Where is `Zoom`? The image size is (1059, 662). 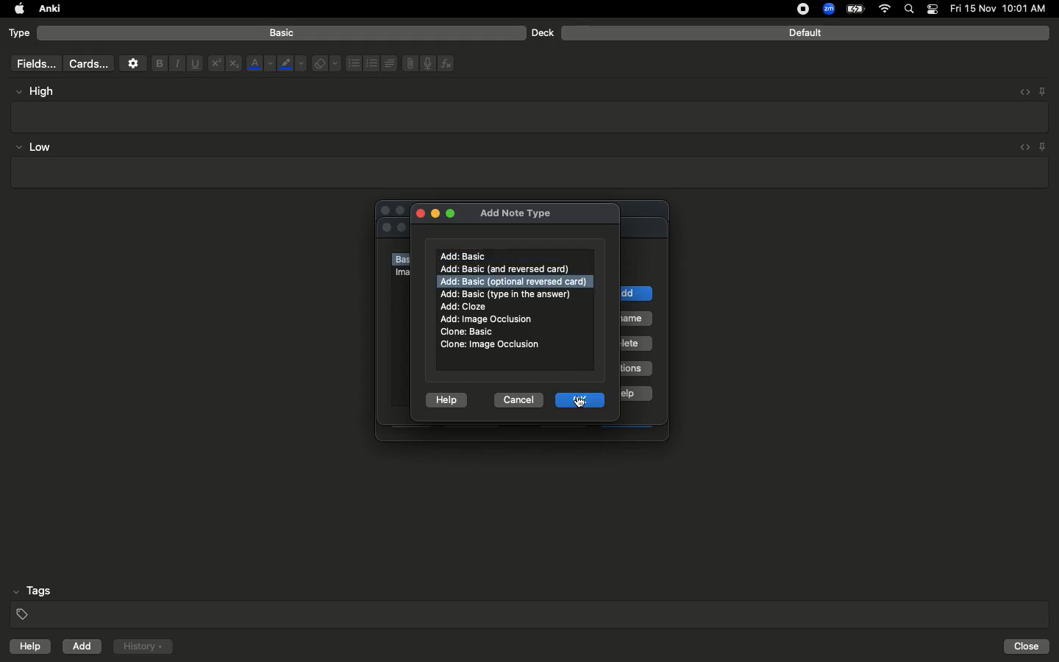 Zoom is located at coordinates (827, 10).